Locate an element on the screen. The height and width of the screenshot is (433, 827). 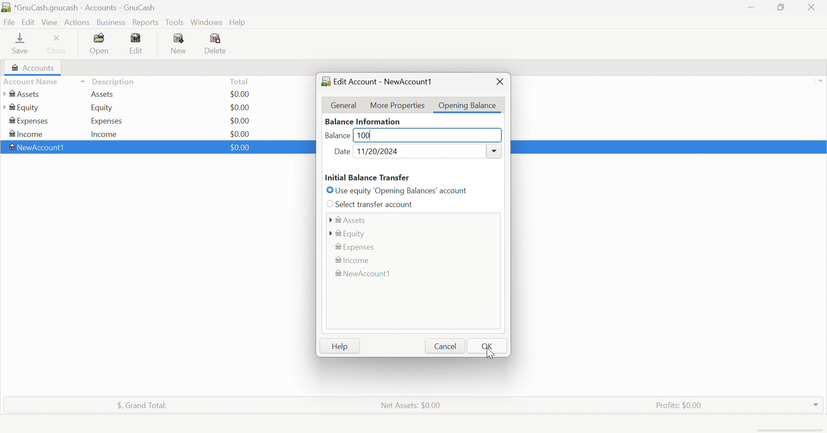
$, Grand Total: is located at coordinates (144, 405).